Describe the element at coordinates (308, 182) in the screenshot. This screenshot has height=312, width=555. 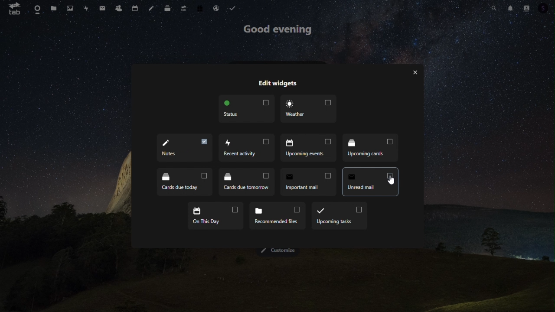
I see `unread email ` at that location.